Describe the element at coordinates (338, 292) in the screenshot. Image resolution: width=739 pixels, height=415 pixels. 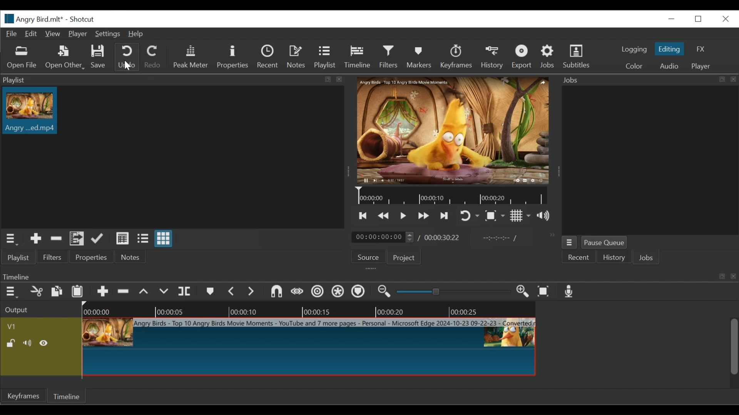
I see `Ripple all tracks` at that location.